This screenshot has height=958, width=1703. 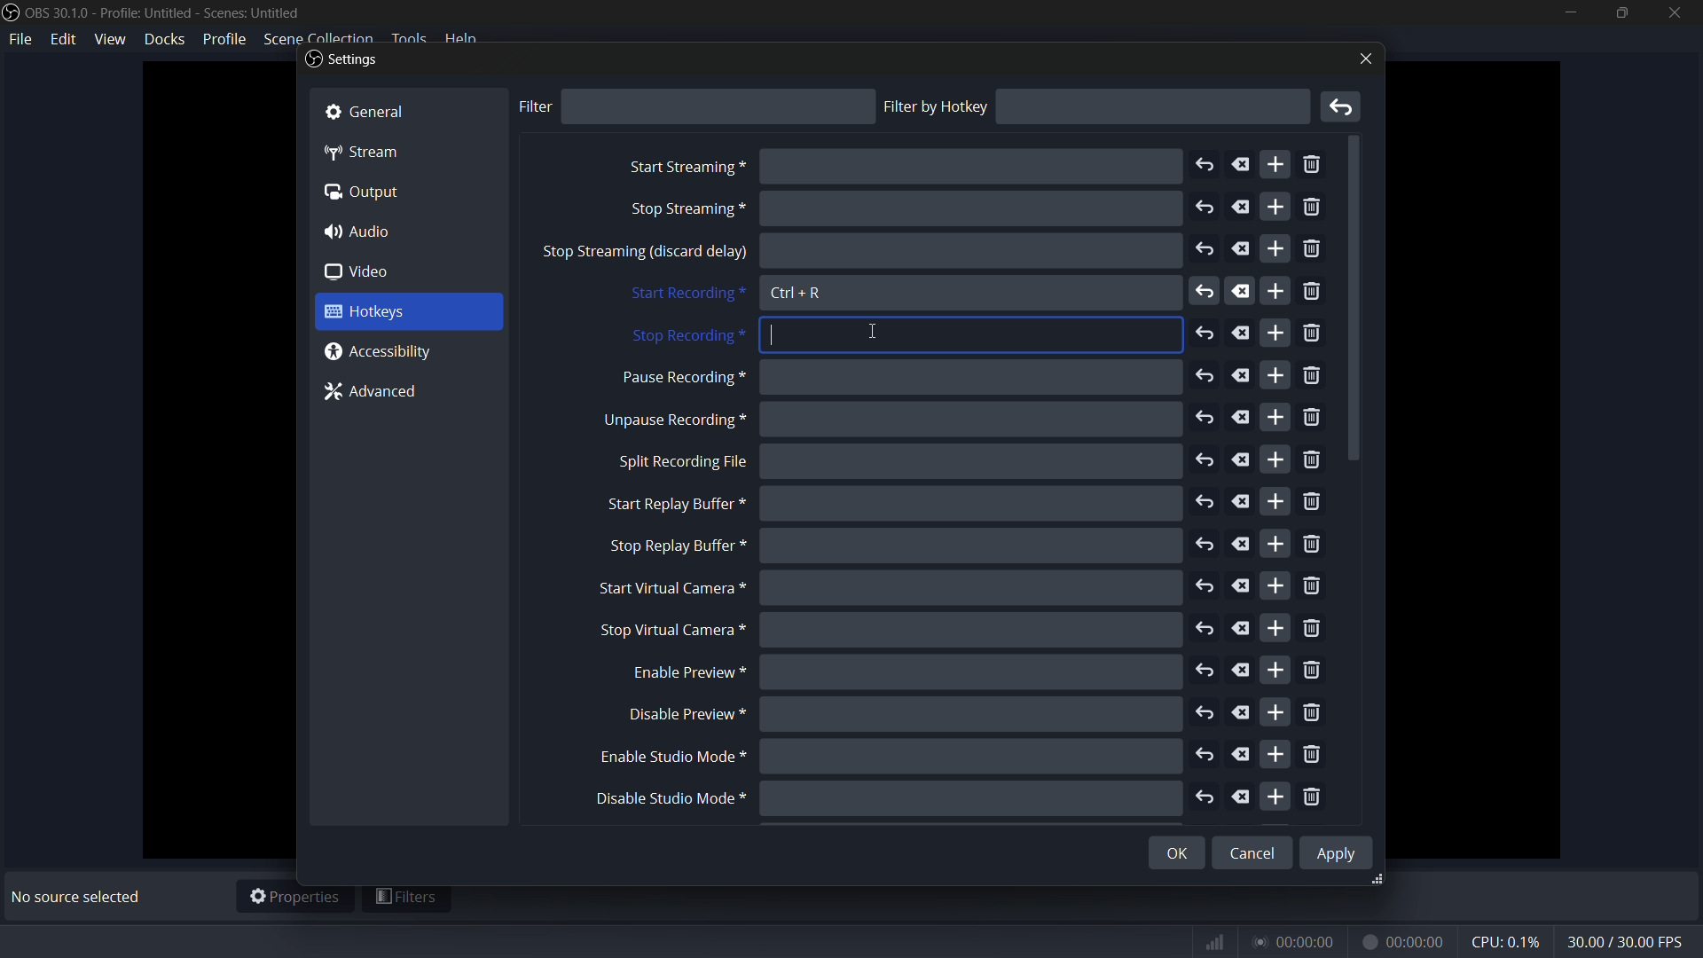 What do you see at coordinates (686, 337) in the screenshot?
I see `stop recording` at bounding box center [686, 337].